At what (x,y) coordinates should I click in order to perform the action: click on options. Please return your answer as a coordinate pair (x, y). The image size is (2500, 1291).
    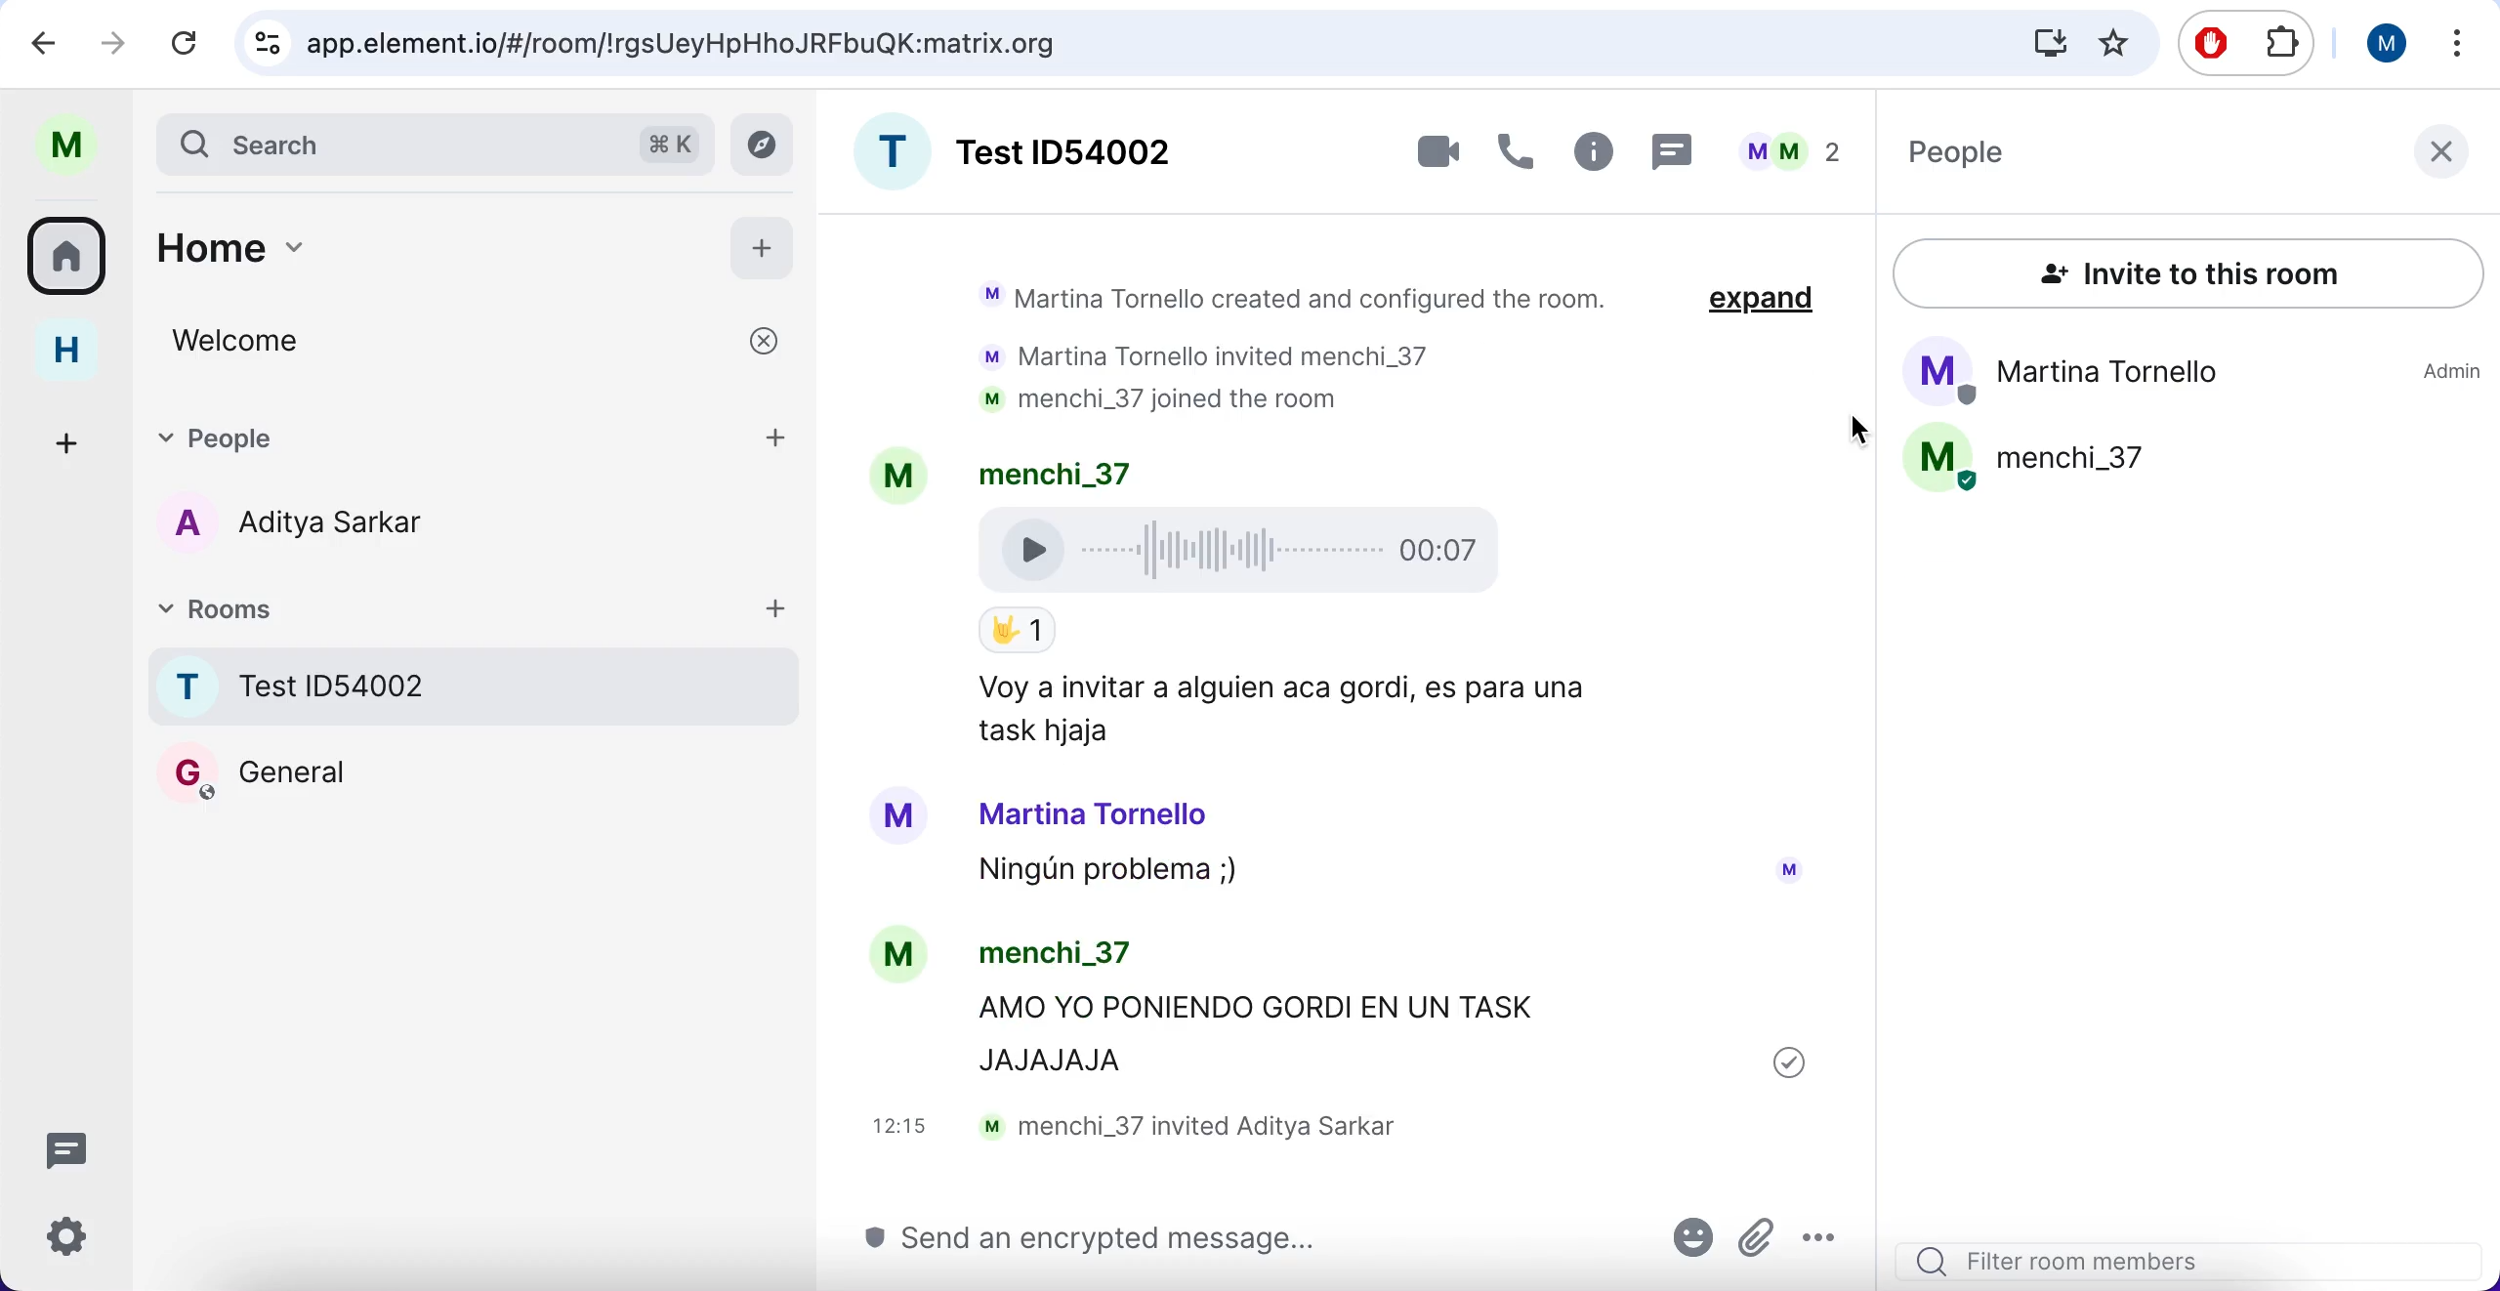
    Looking at the image, I should click on (2455, 43).